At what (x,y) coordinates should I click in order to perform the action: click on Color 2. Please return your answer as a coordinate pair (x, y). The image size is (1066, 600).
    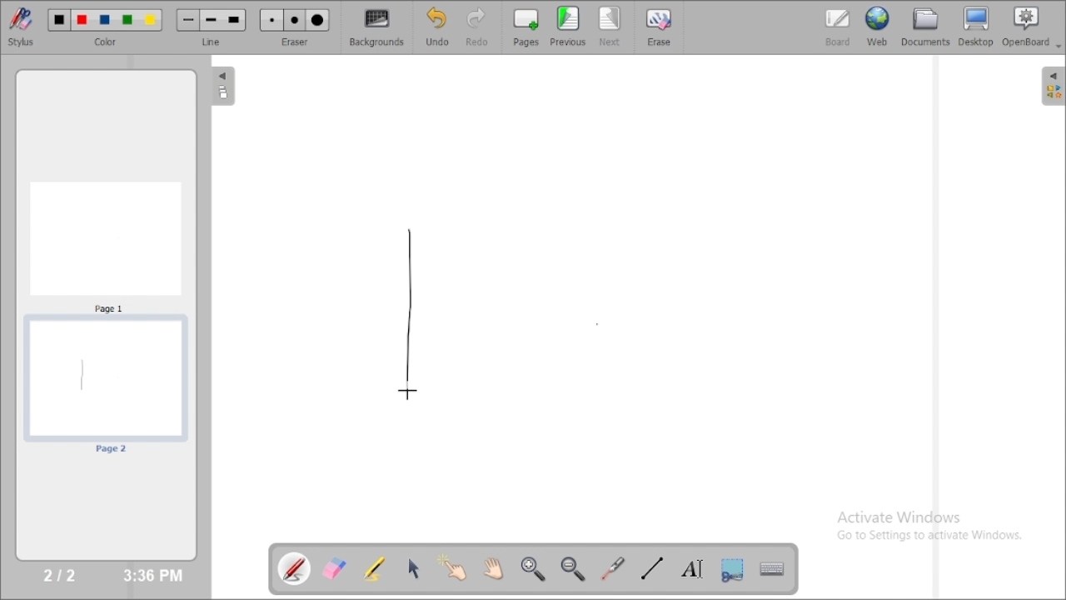
    Looking at the image, I should click on (82, 21).